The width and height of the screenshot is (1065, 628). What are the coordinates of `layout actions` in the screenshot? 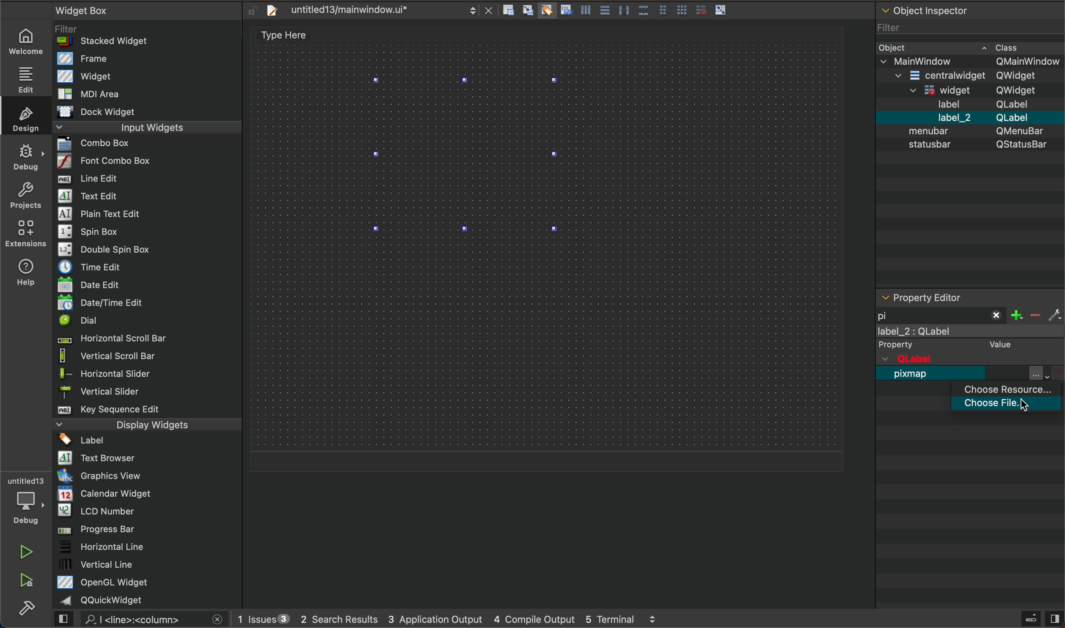 It's located at (619, 12).